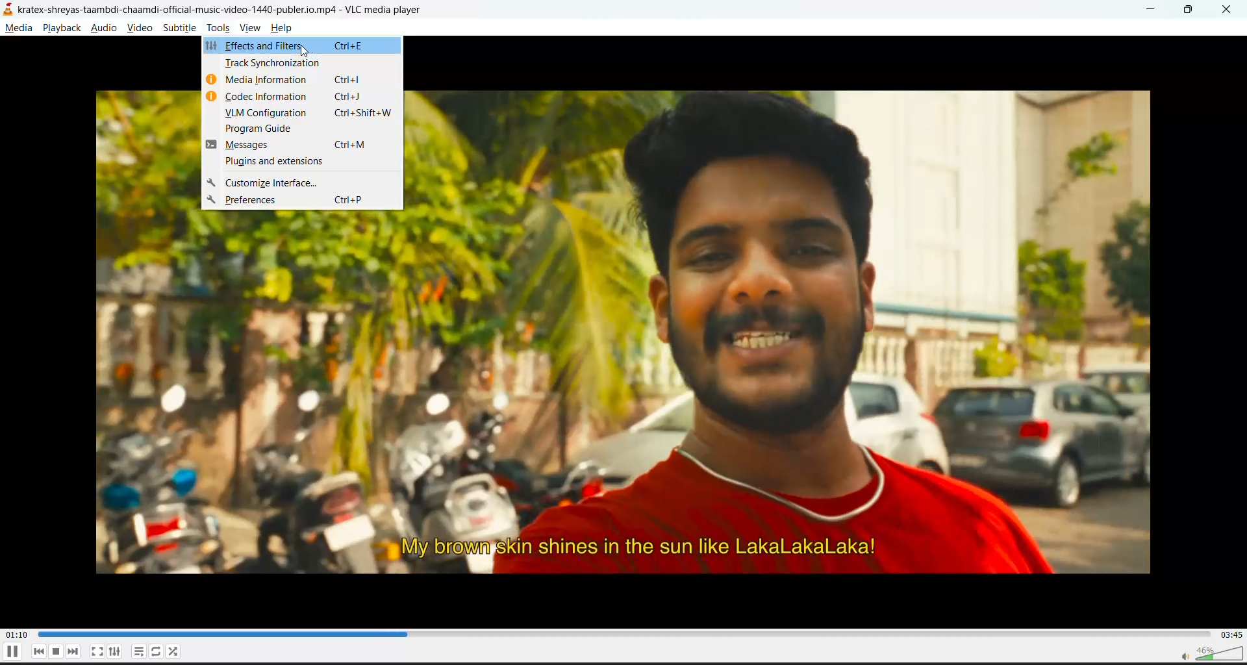 Image resolution: width=1247 pixels, height=665 pixels. What do you see at coordinates (303, 201) in the screenshot?
I see `preferences` at bounding box center [303, 201].